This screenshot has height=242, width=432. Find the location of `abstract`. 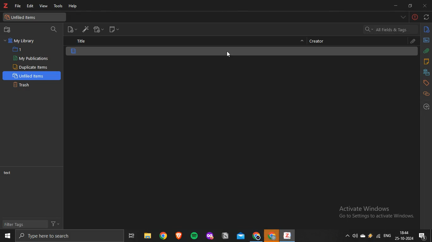

abstract is located at coordinates (426, 40).